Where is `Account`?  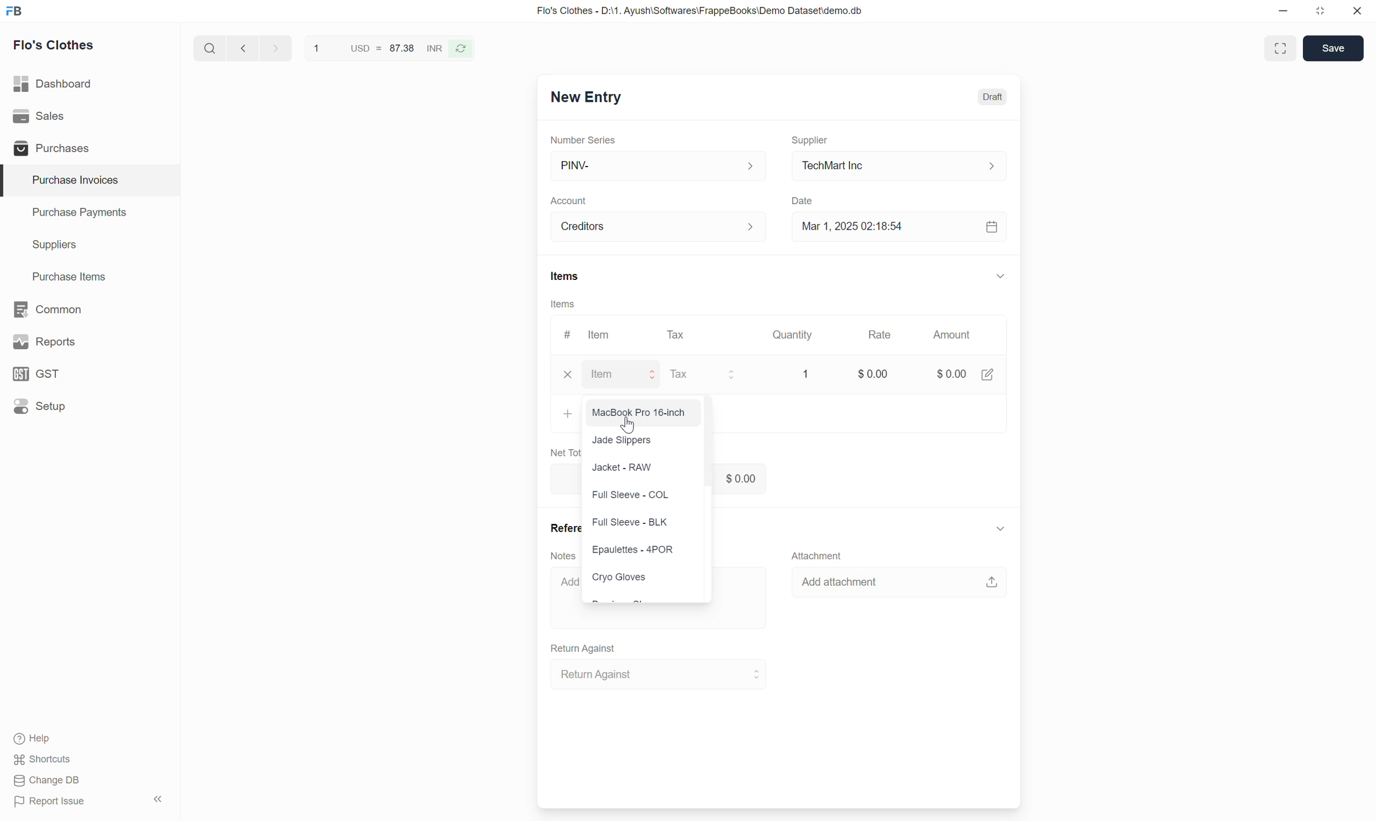
Account is located at coordinates (568, 201).